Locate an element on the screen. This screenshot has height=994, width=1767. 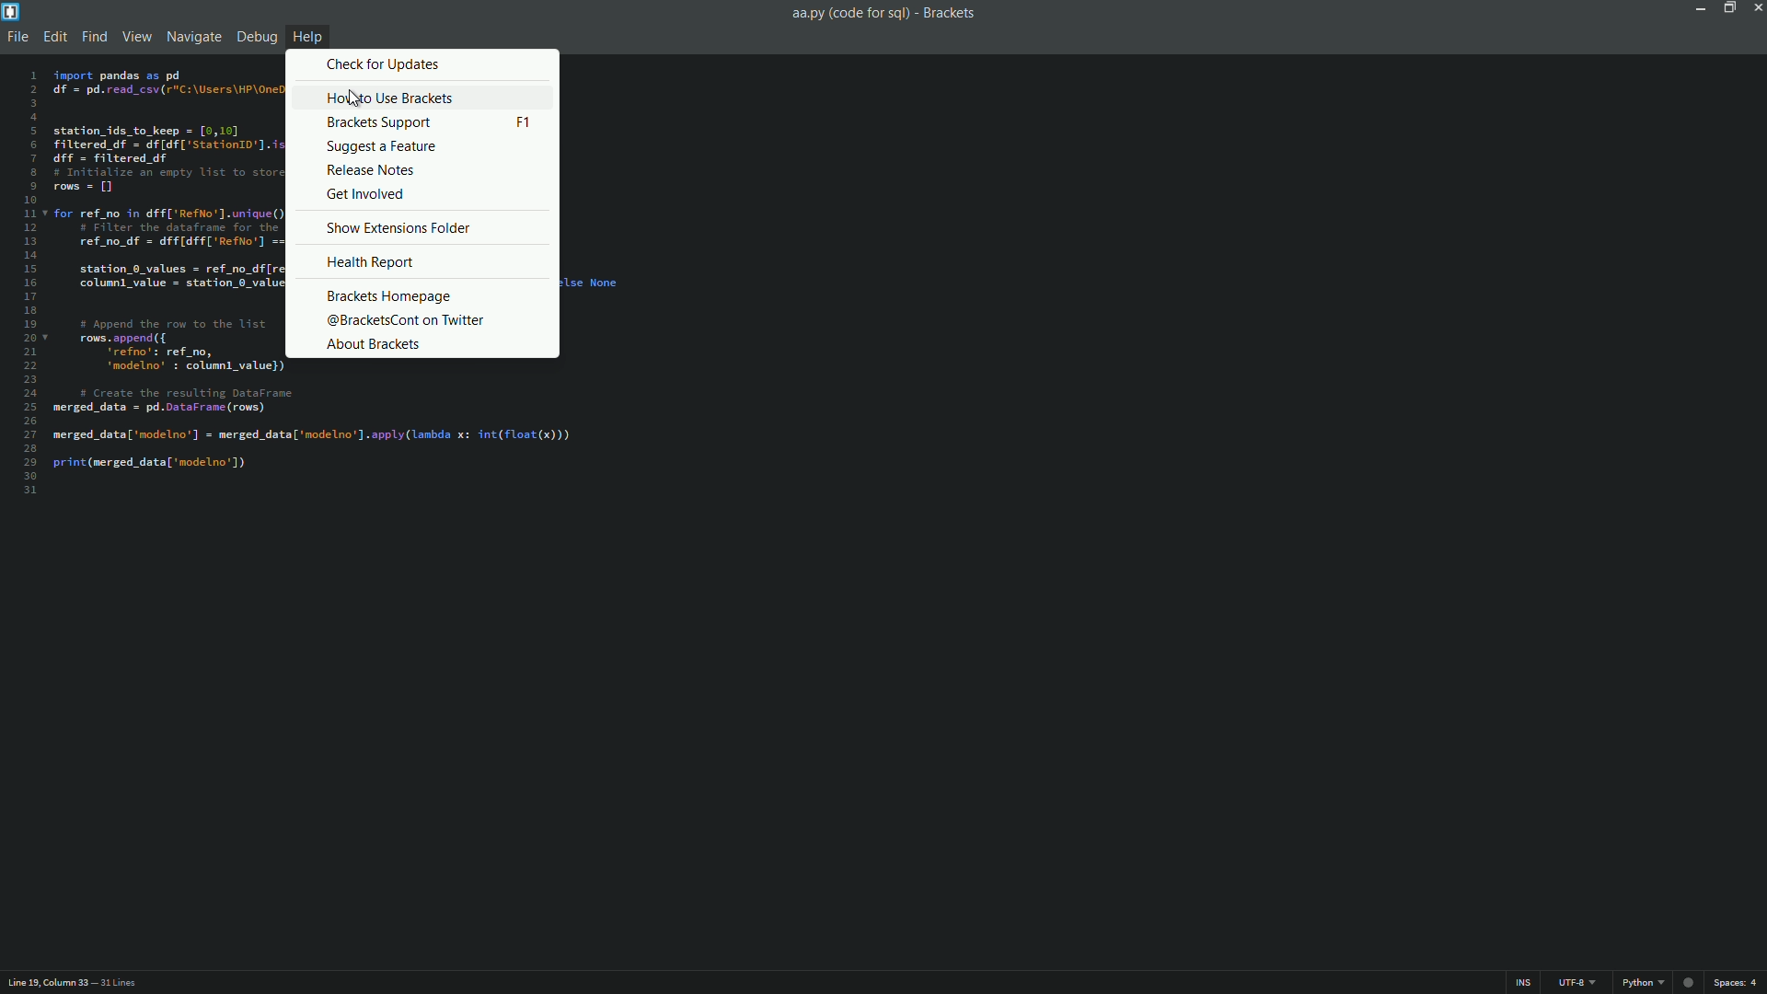
release notes is located at coordinates (382, 170).